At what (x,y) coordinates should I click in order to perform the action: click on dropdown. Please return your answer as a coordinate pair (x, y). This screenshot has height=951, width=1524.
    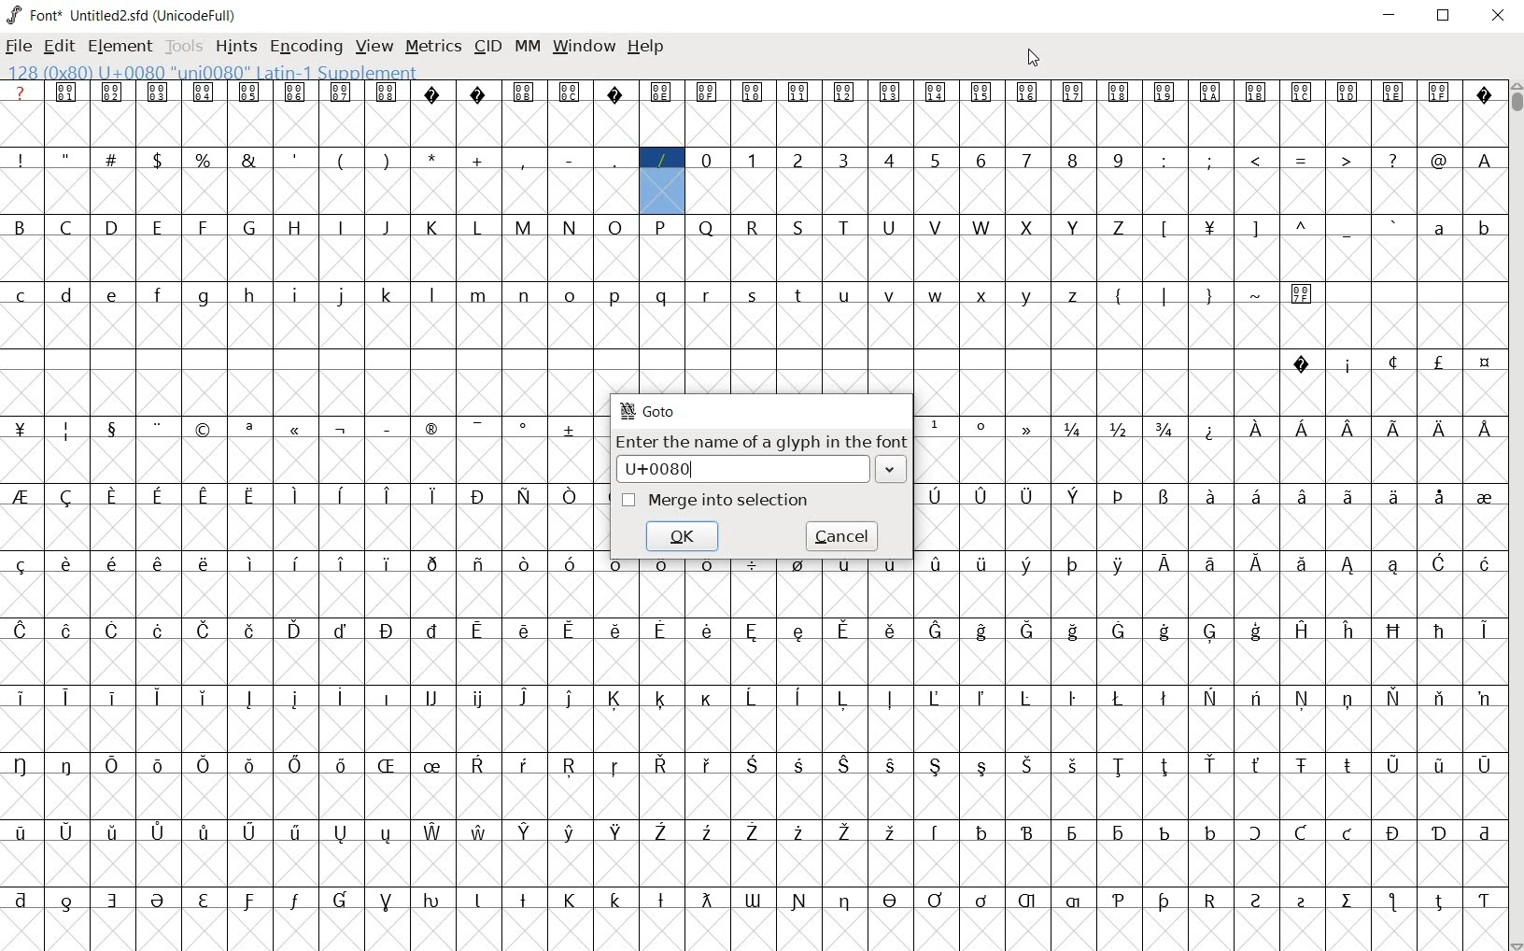
    Looking at the image, I should click on (892, 468).